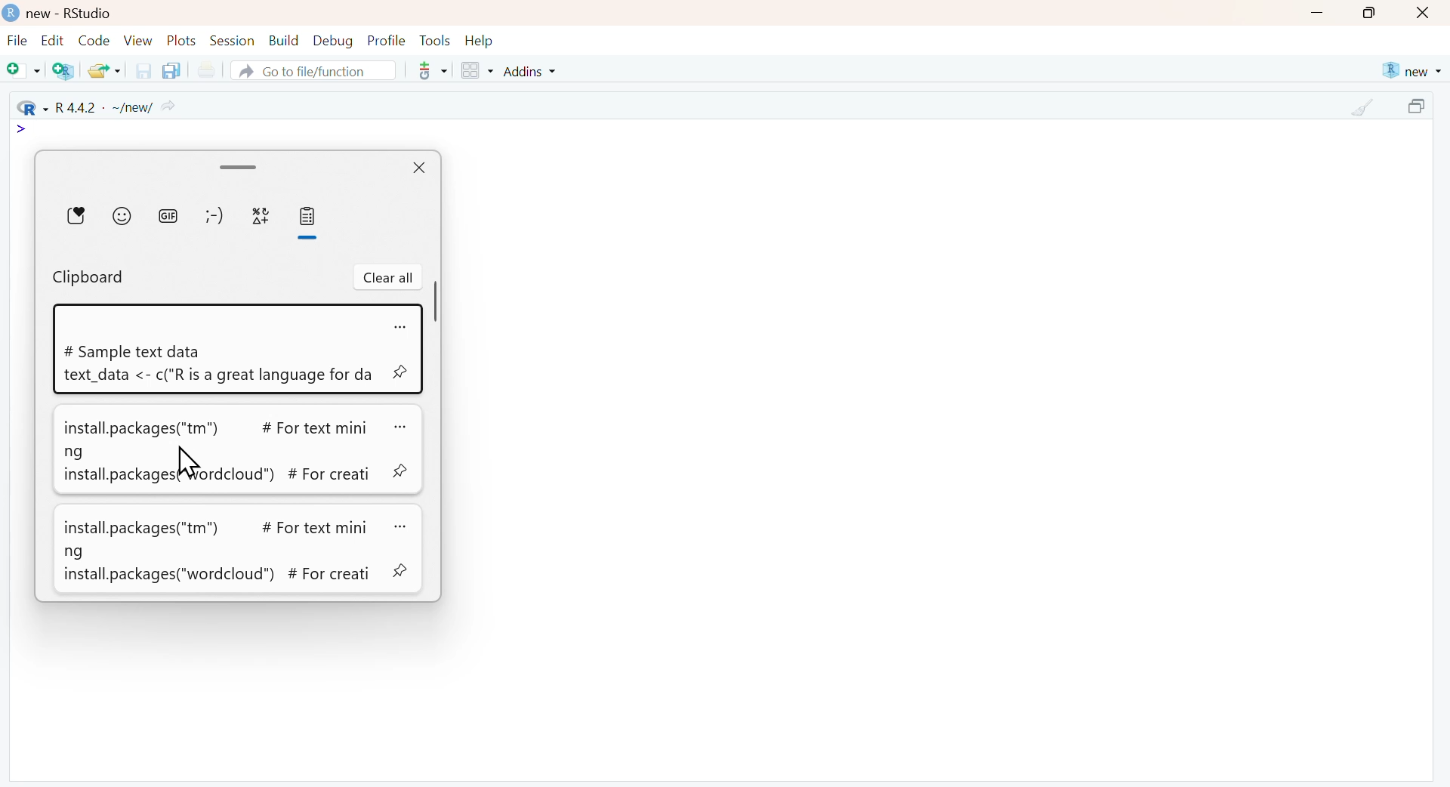 The height and width of the screenshot is (787, 1450). I want to click on Plots, so click(184, 41).